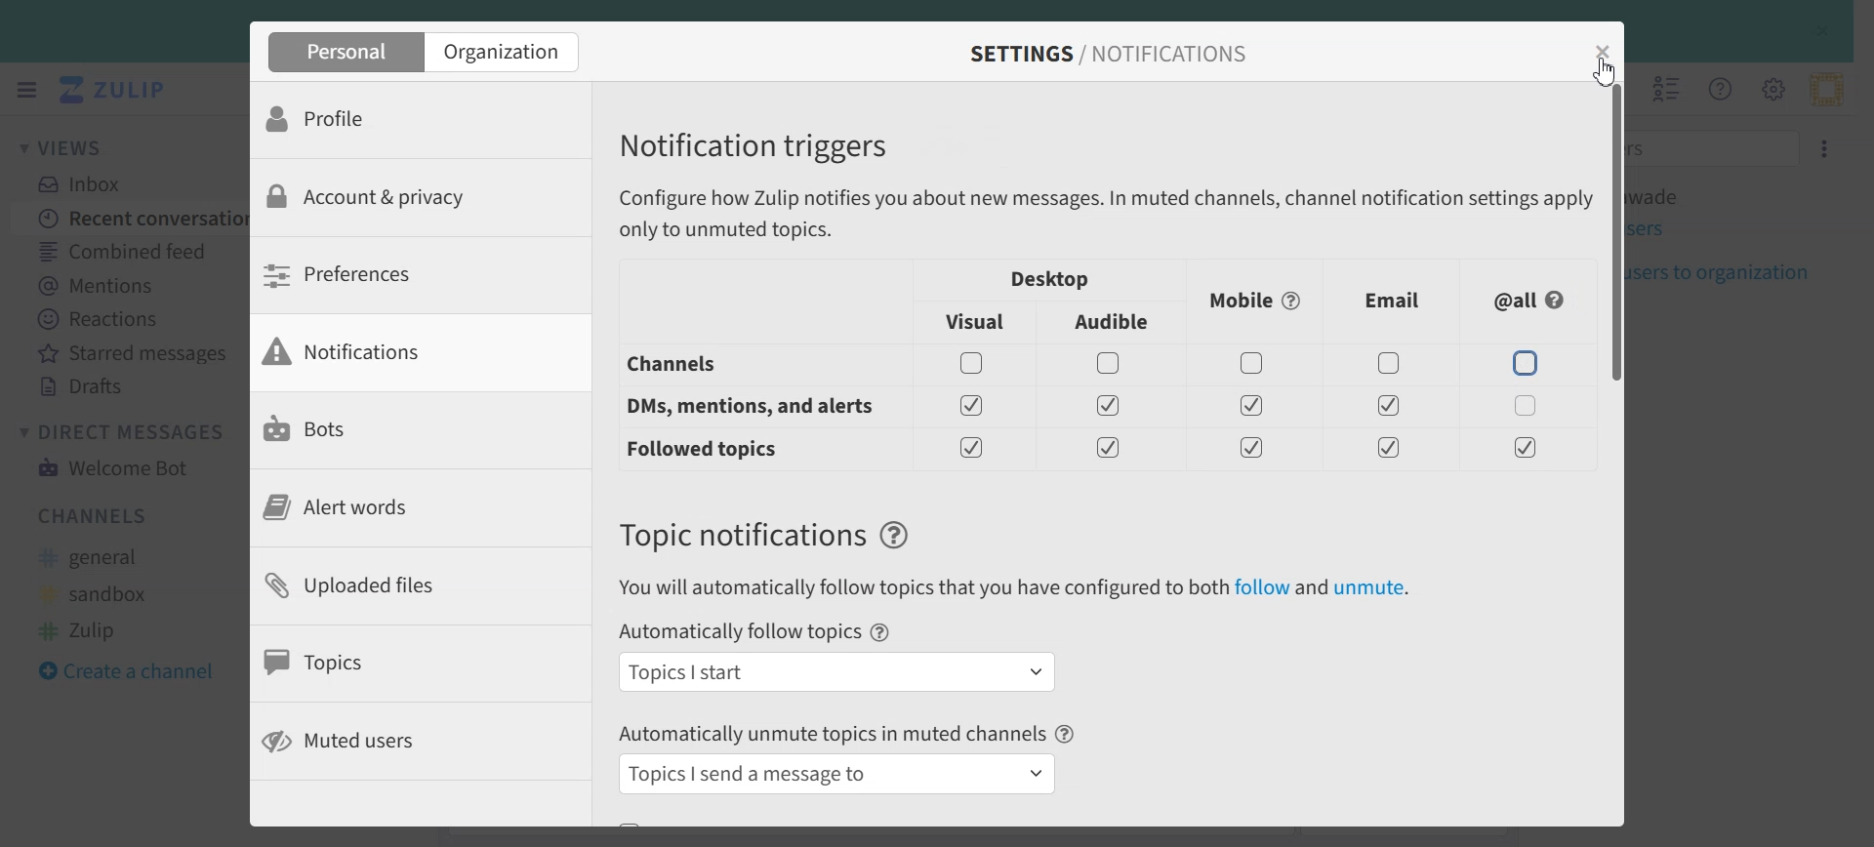 The width and height of the screenshot is (1874, 847). Describe the element at coordinates (113, 465) in the screenshot. I see `Welcome Bot` at that location.